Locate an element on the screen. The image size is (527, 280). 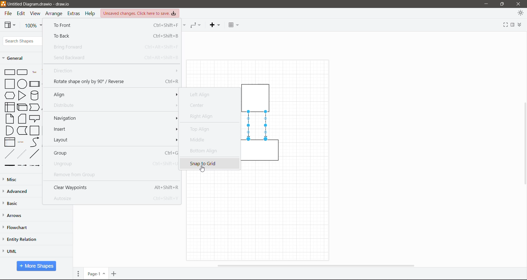
Misc is located at coordinates (22, 179).